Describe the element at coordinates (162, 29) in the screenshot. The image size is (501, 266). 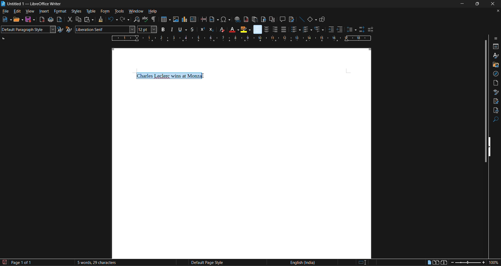
I see `bold` at that location.